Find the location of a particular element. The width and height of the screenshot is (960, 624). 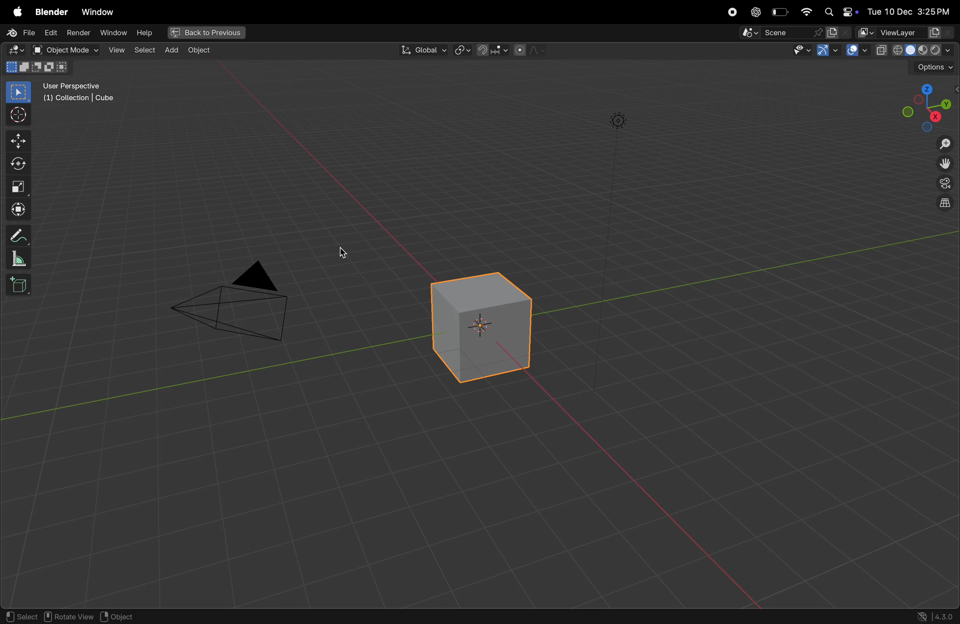

transform pviot is located at coordinates (463, 51).